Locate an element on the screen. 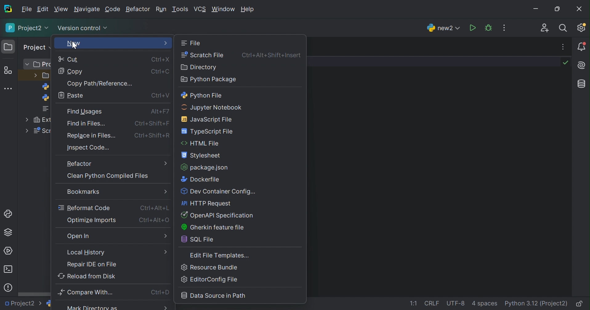 This screenshot has height=310, width=590. Stylesheet is located at coordinates (202, 155).